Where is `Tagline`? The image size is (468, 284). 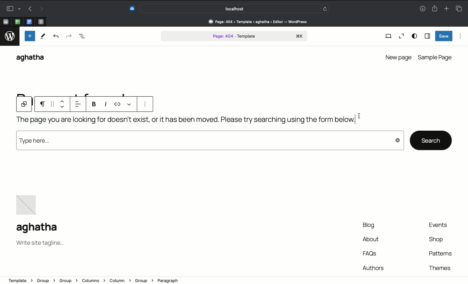 Tagline is located at coordinates (40, 244).